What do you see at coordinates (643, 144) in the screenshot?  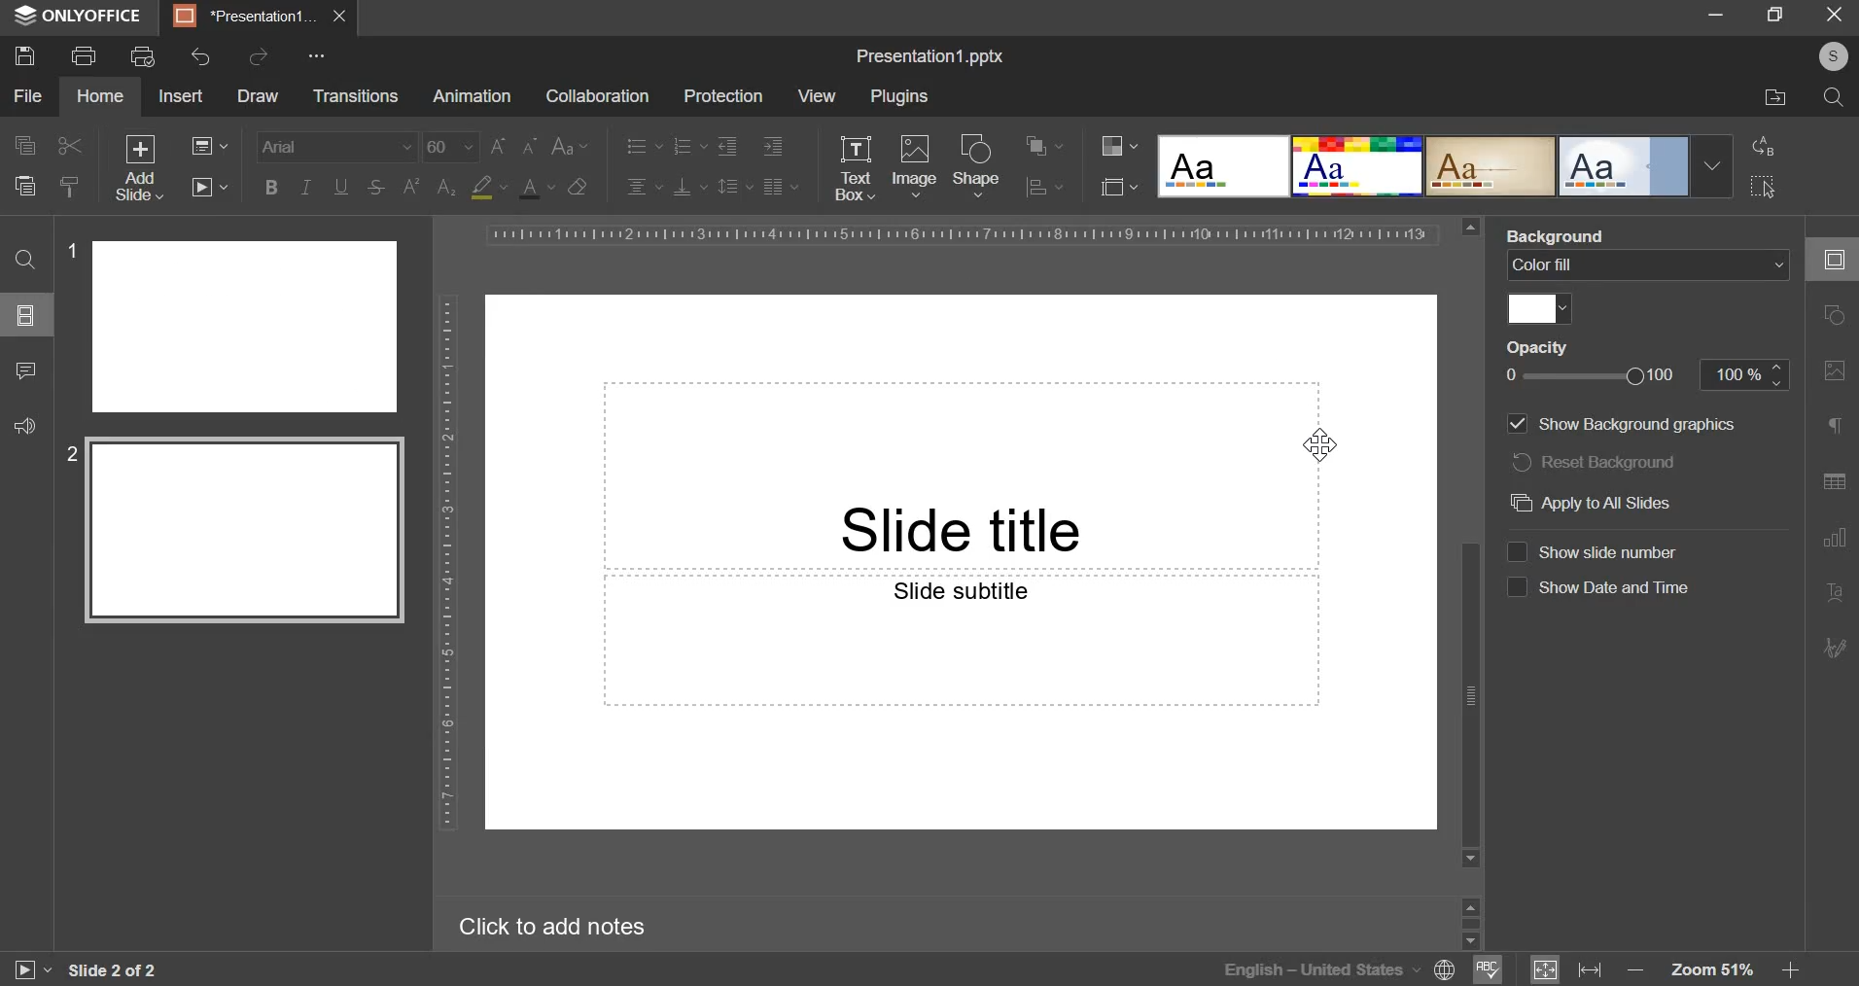 I see `bullet` at bounding box center [643, 144].